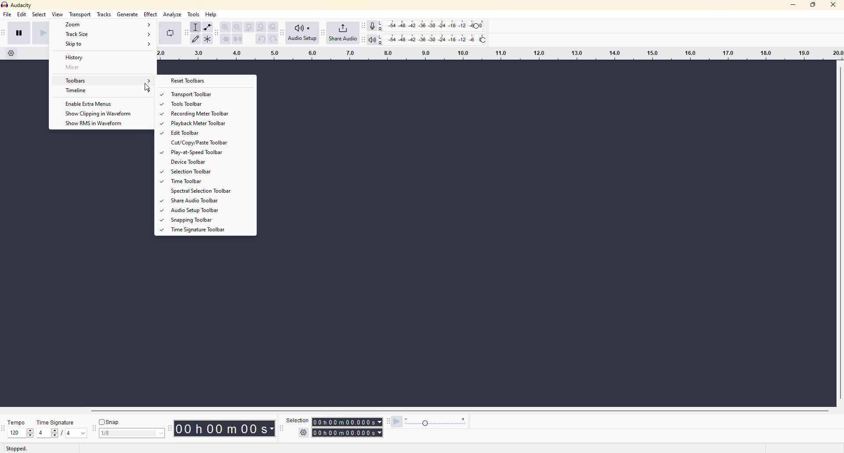 This screenshot has width=844, height=453. Describe the element at coordinates (172, 14) in the screenshot. I see `analyze` at that location.